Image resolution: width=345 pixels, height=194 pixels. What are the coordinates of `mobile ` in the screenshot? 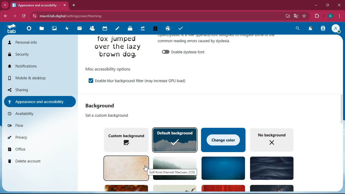 It's located at (39, 79).